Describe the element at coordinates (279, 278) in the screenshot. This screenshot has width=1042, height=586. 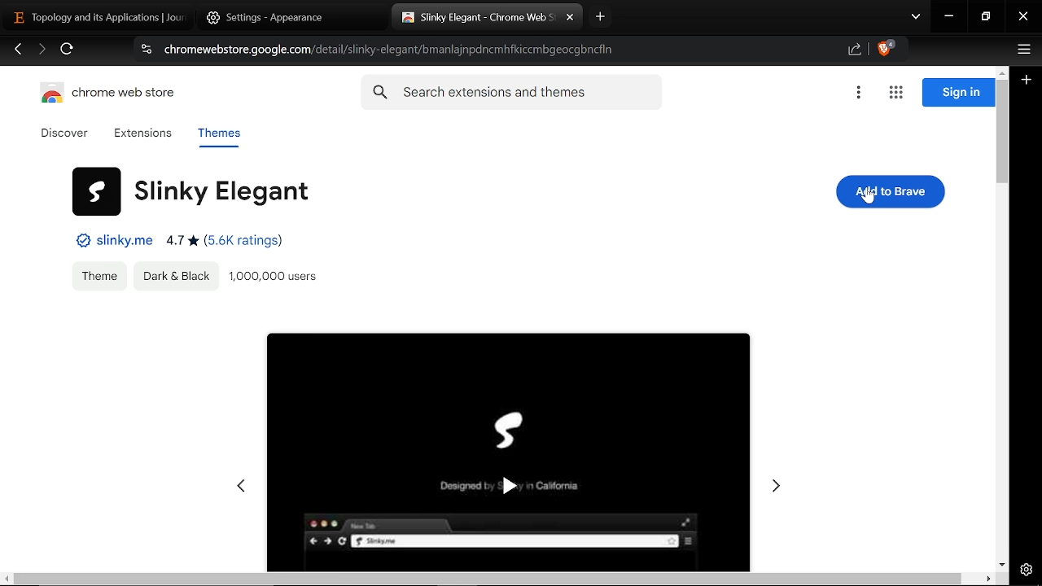
I see `Users` at that location.